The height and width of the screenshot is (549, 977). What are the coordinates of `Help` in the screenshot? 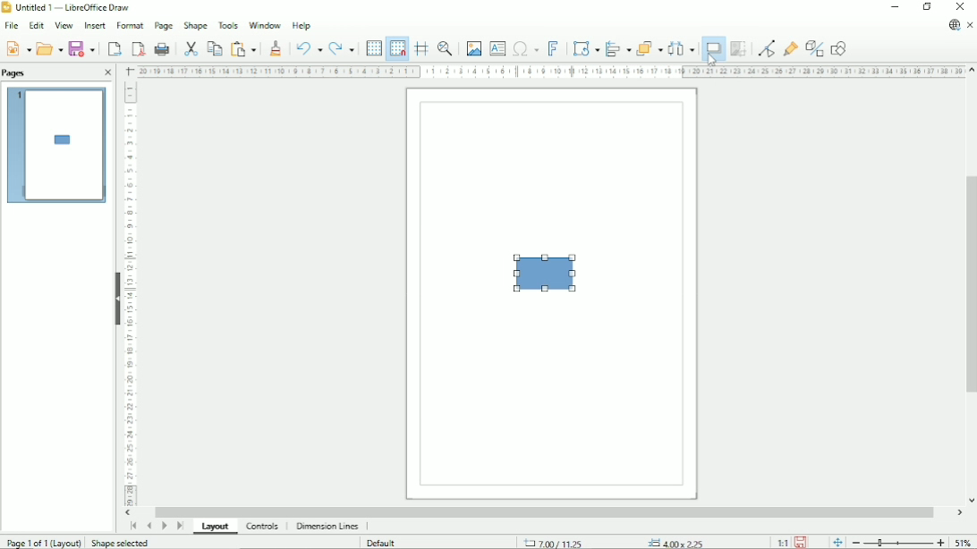 It's located at (302, 25).